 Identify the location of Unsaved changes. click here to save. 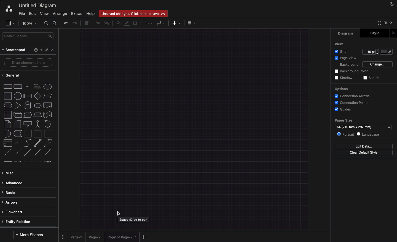
(132, 14).